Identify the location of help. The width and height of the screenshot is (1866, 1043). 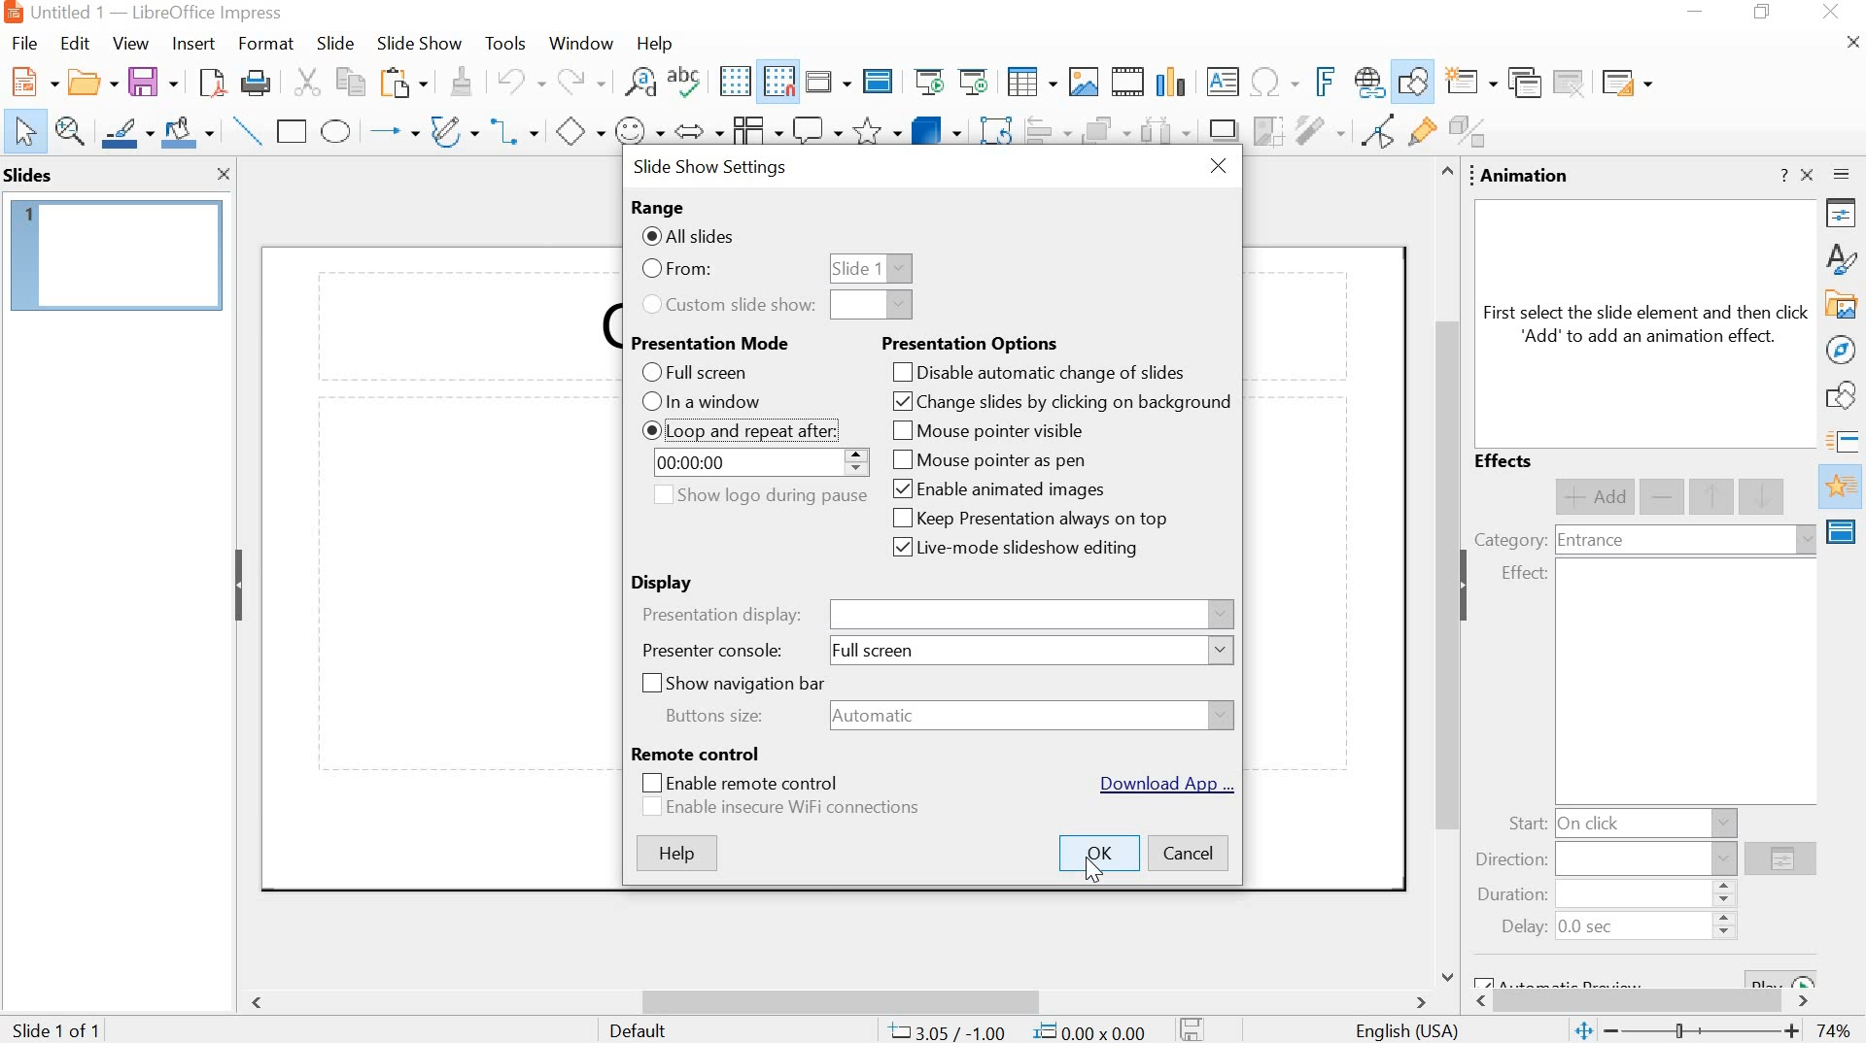
(675, 855).